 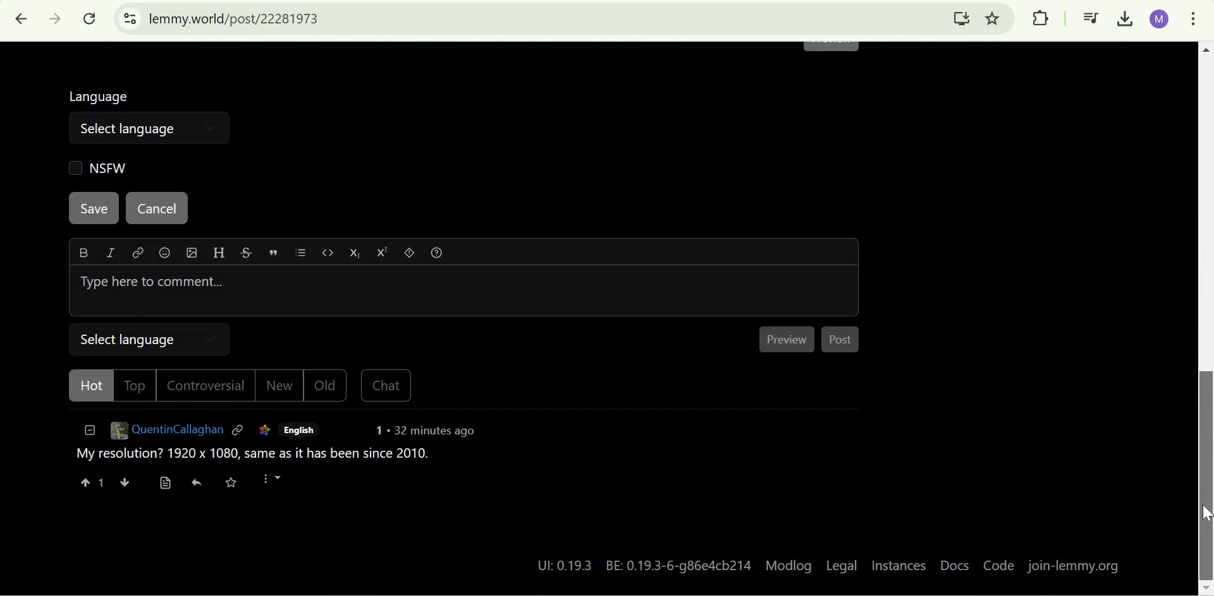 What do you see at coordinates (156, 209) in the screenshot?
I see `Cancel` at bounding box center [156, 209].